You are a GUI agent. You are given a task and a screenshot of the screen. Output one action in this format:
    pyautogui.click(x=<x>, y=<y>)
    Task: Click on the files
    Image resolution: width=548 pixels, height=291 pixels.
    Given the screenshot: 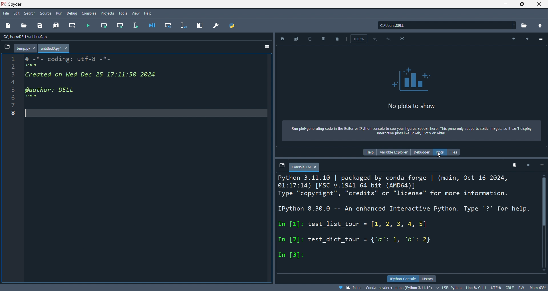 What is the action you would take?
    pyautogui.click(x=455, y=152)
    